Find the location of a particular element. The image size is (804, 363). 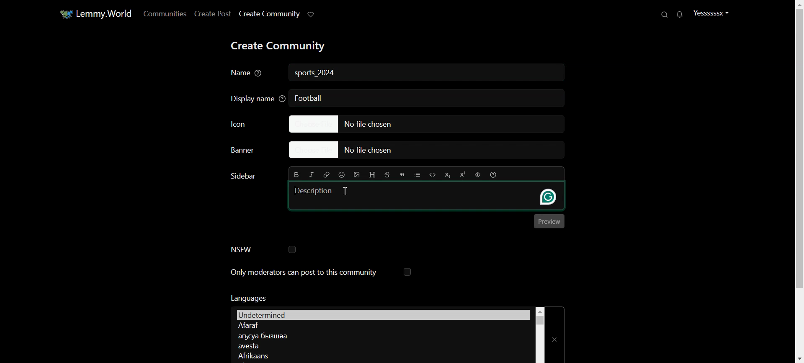

Close Window is located at coordinates (555, 335).